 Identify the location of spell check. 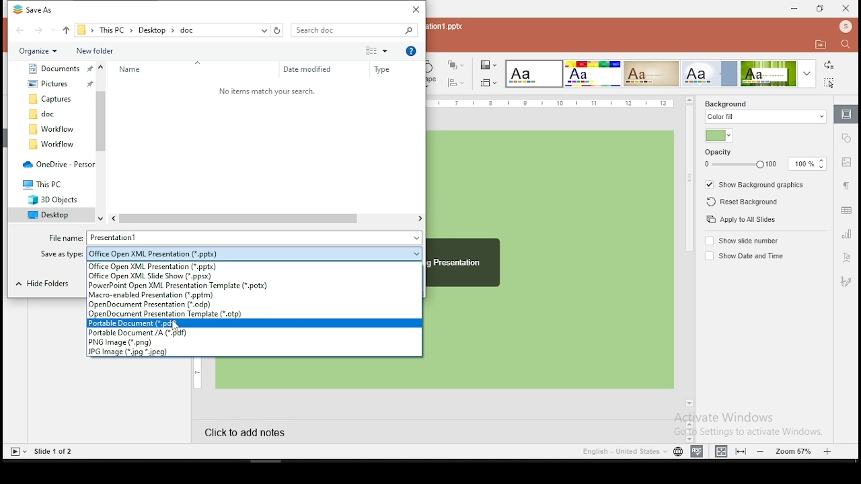
(697, 450).